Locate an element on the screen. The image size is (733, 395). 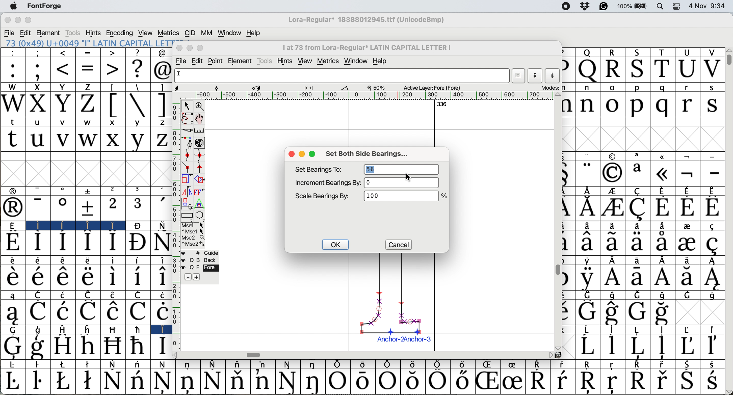
Q is located at coordinates (588, 70).